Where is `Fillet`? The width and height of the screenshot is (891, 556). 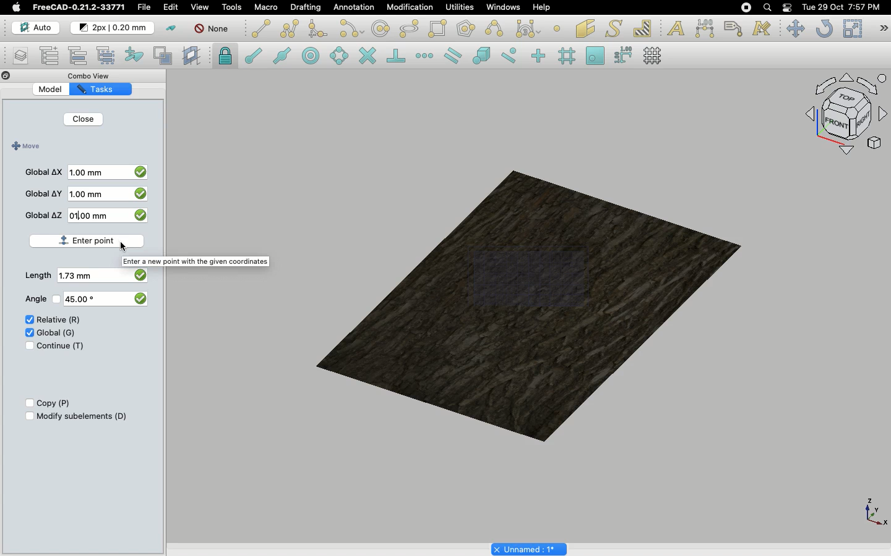 Fillet is located at coordinates (317, 30).